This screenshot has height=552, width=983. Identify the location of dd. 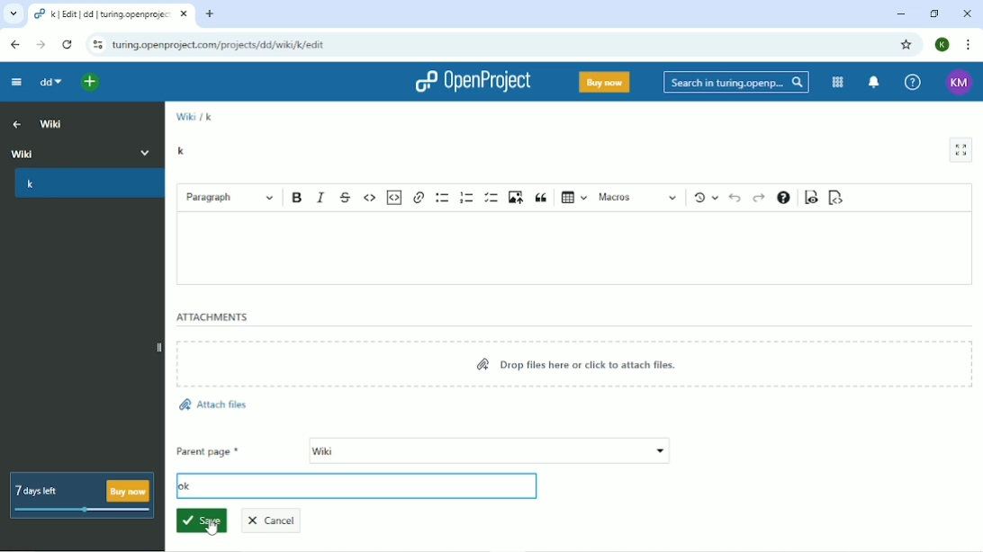
(47, 83).